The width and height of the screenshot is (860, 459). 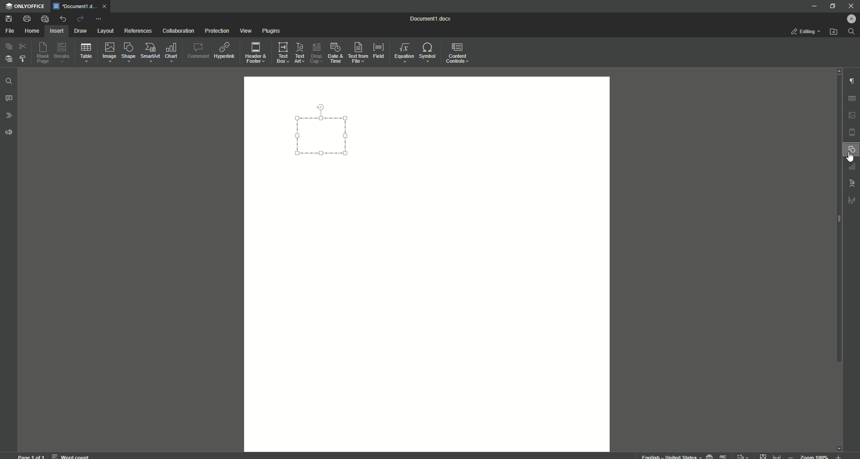 I want to click on Restore, so click(x=831, y=6).